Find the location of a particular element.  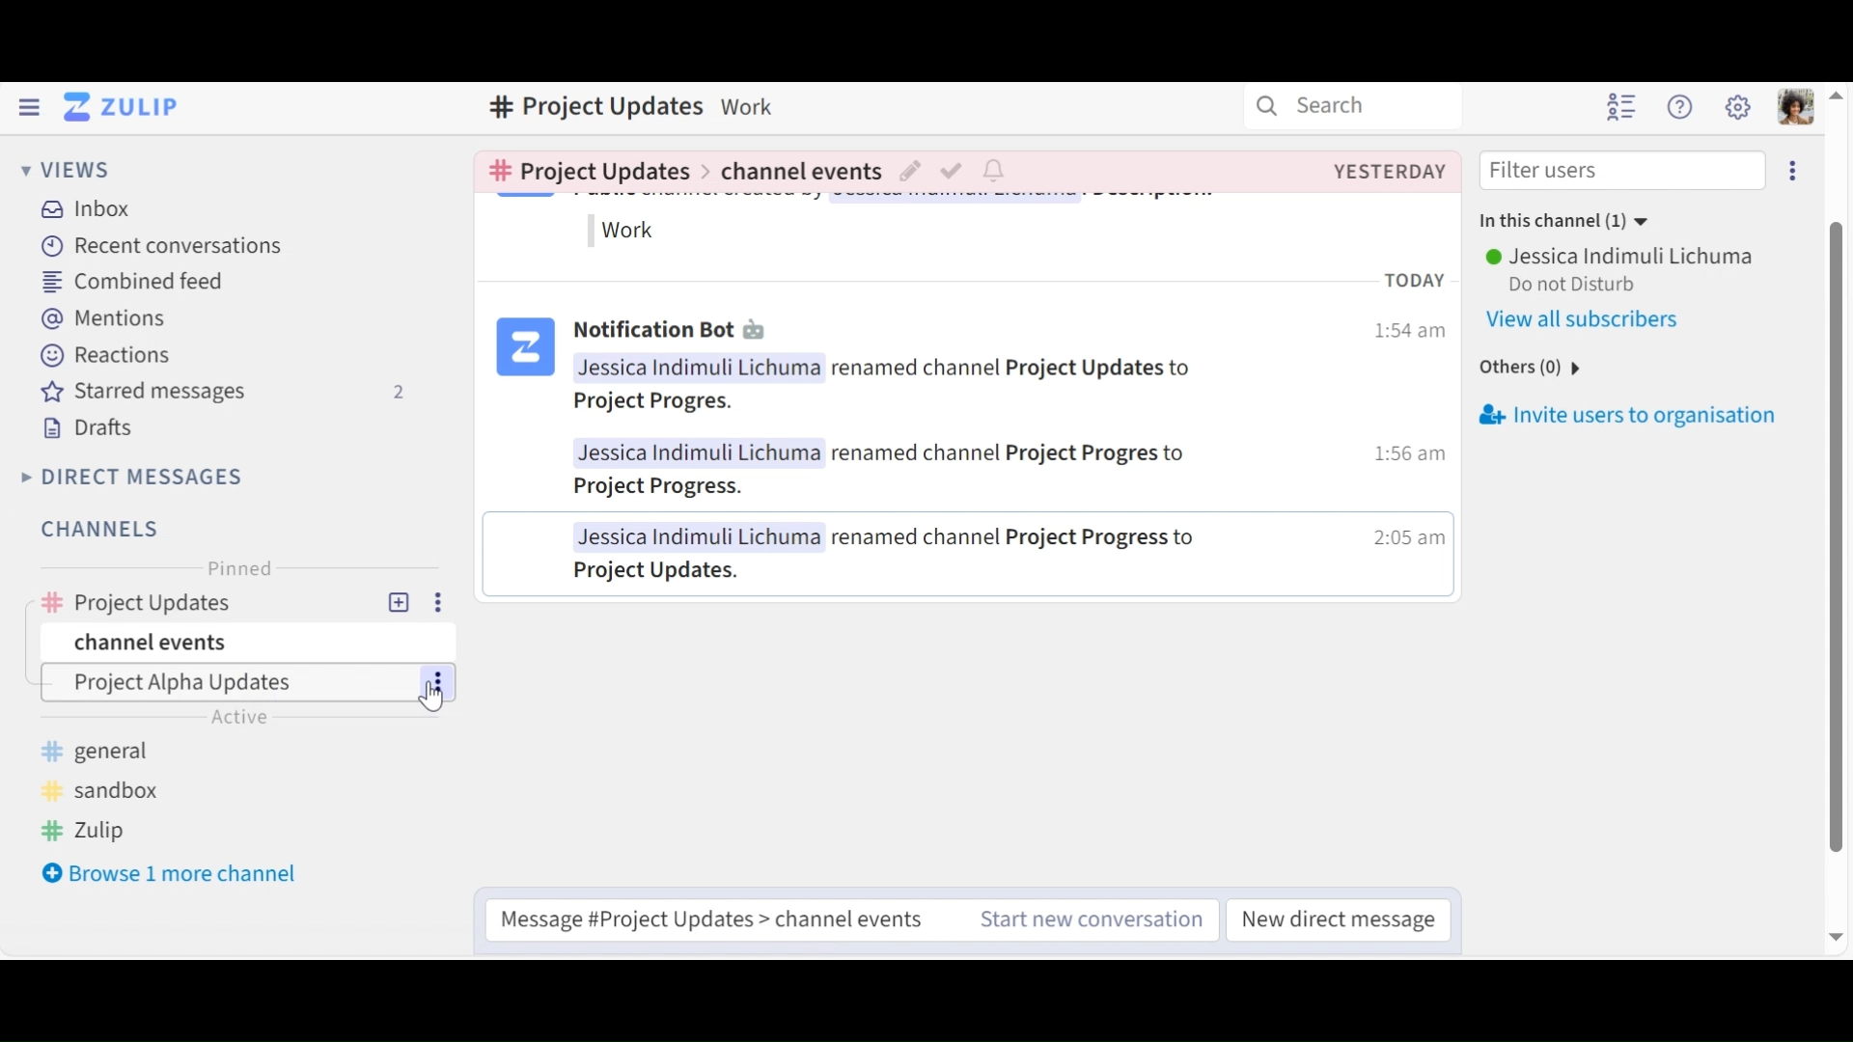

Filter users is located at coordinates (1624, 171).